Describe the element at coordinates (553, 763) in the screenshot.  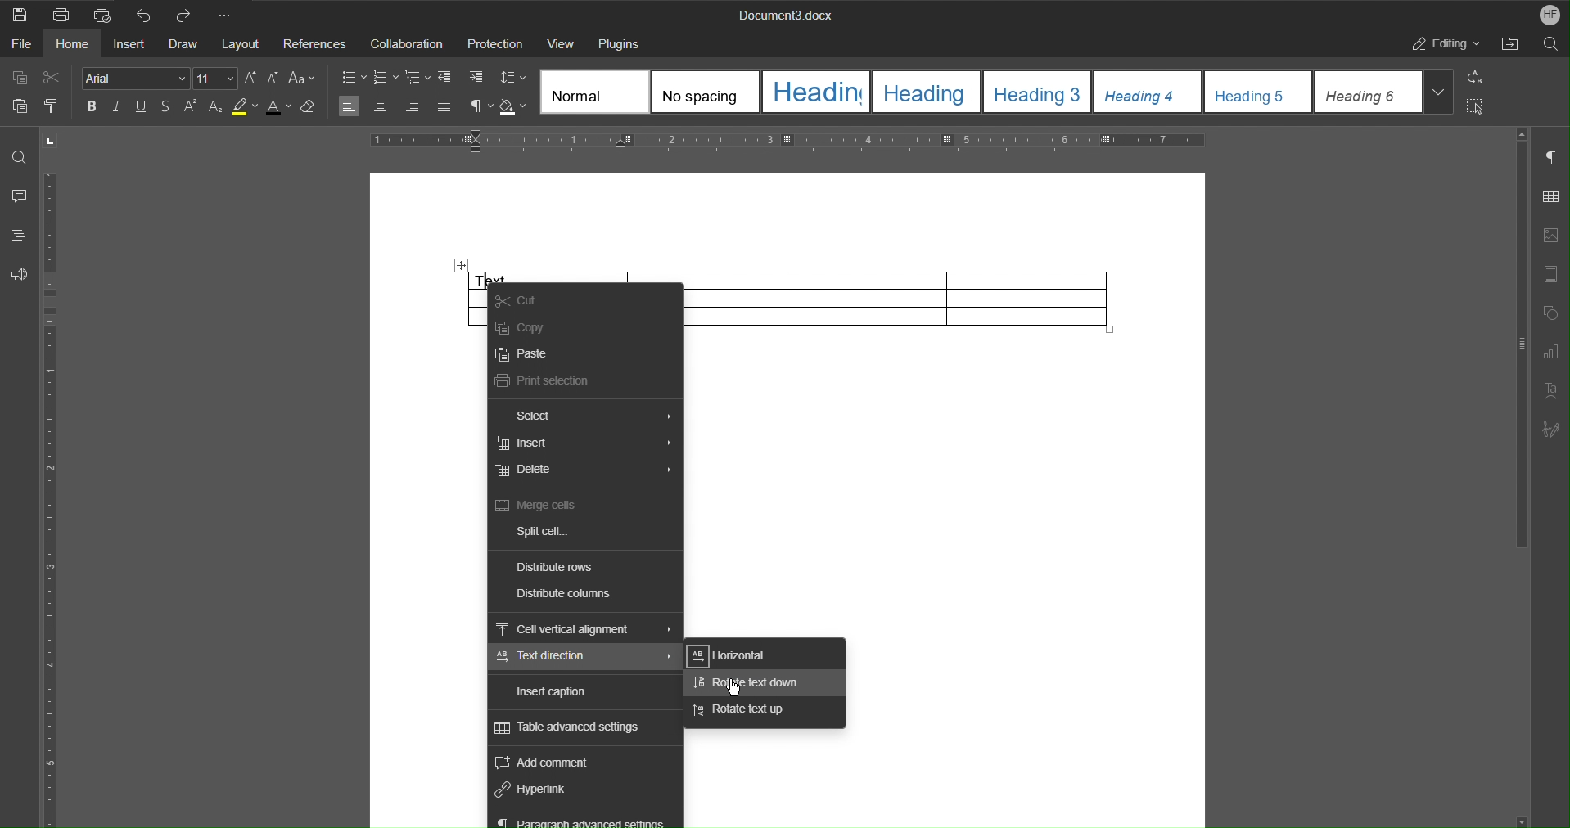
I see `Add comment` at that location.